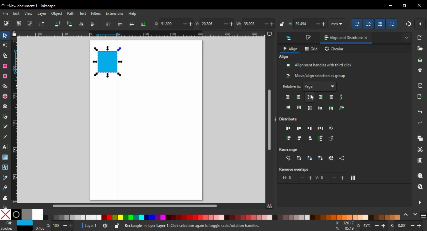 Image resolution: width=427 pixels, height=231 pixels. What do you see at coordinates (420, 48) in the screenshot?
I see `open file dialogue` at bounding box center [420, 48].